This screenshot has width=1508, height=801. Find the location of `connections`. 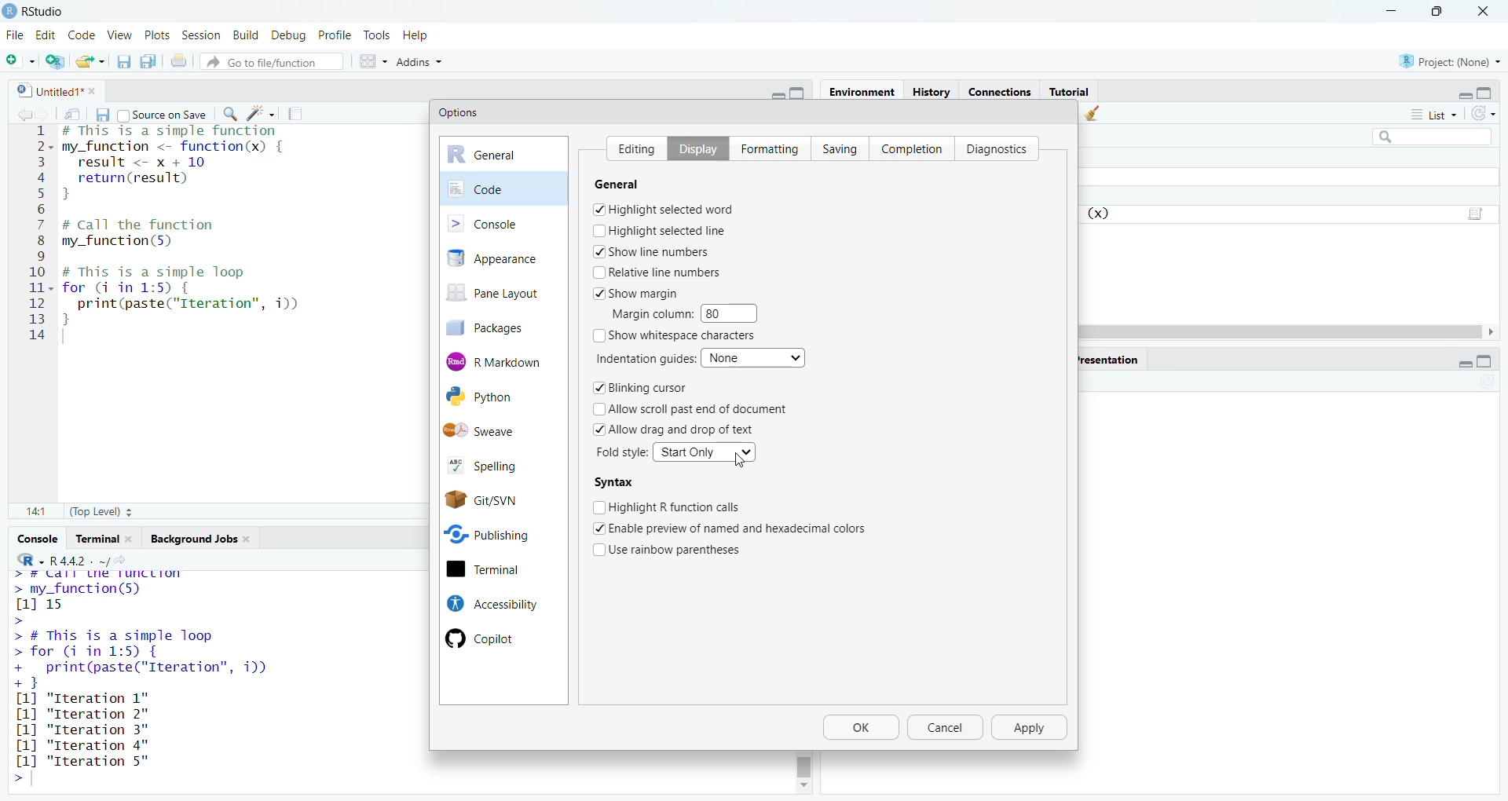

connections is located at coordinates (998, 90).